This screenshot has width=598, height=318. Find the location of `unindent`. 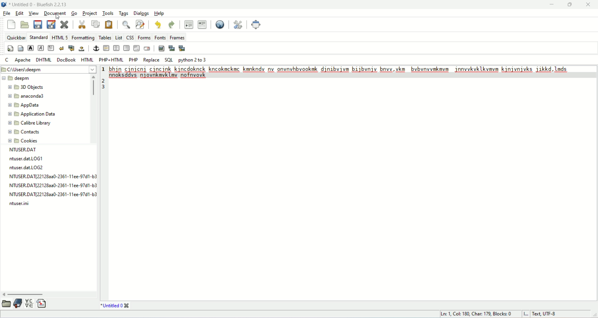

unindent is located at coordinates (189, 24).